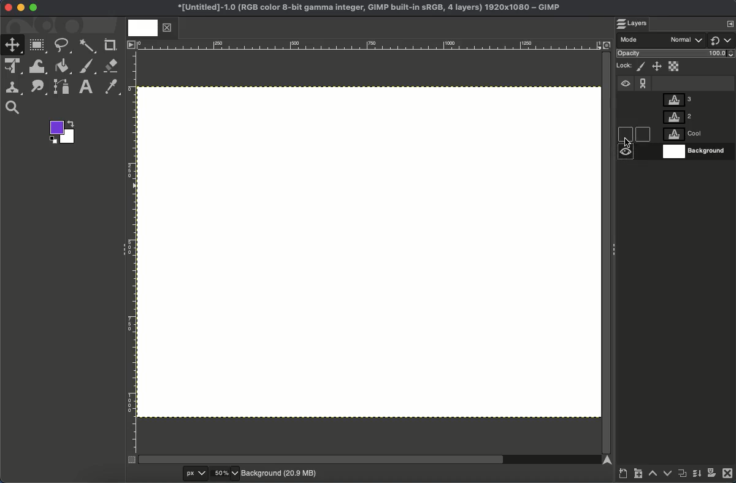  I want to click on Ruler, so click(369, 45).